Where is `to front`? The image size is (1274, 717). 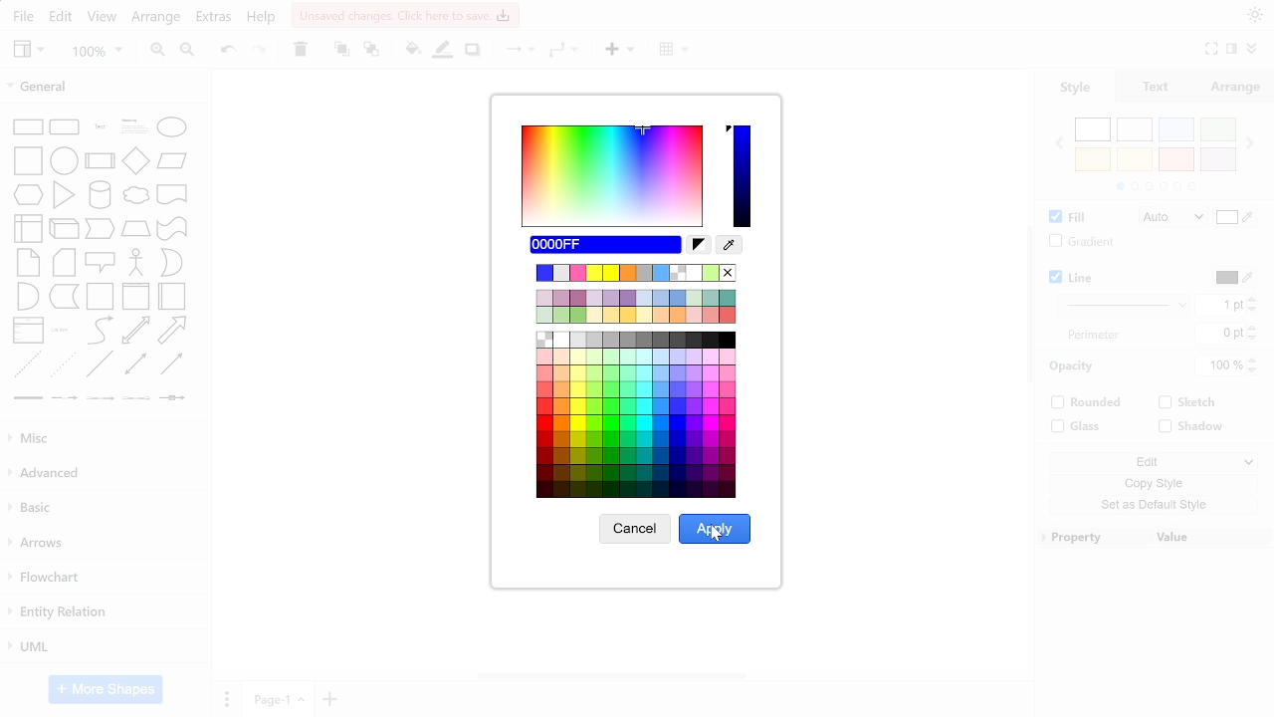
to front is located at coordinates (340, 51).